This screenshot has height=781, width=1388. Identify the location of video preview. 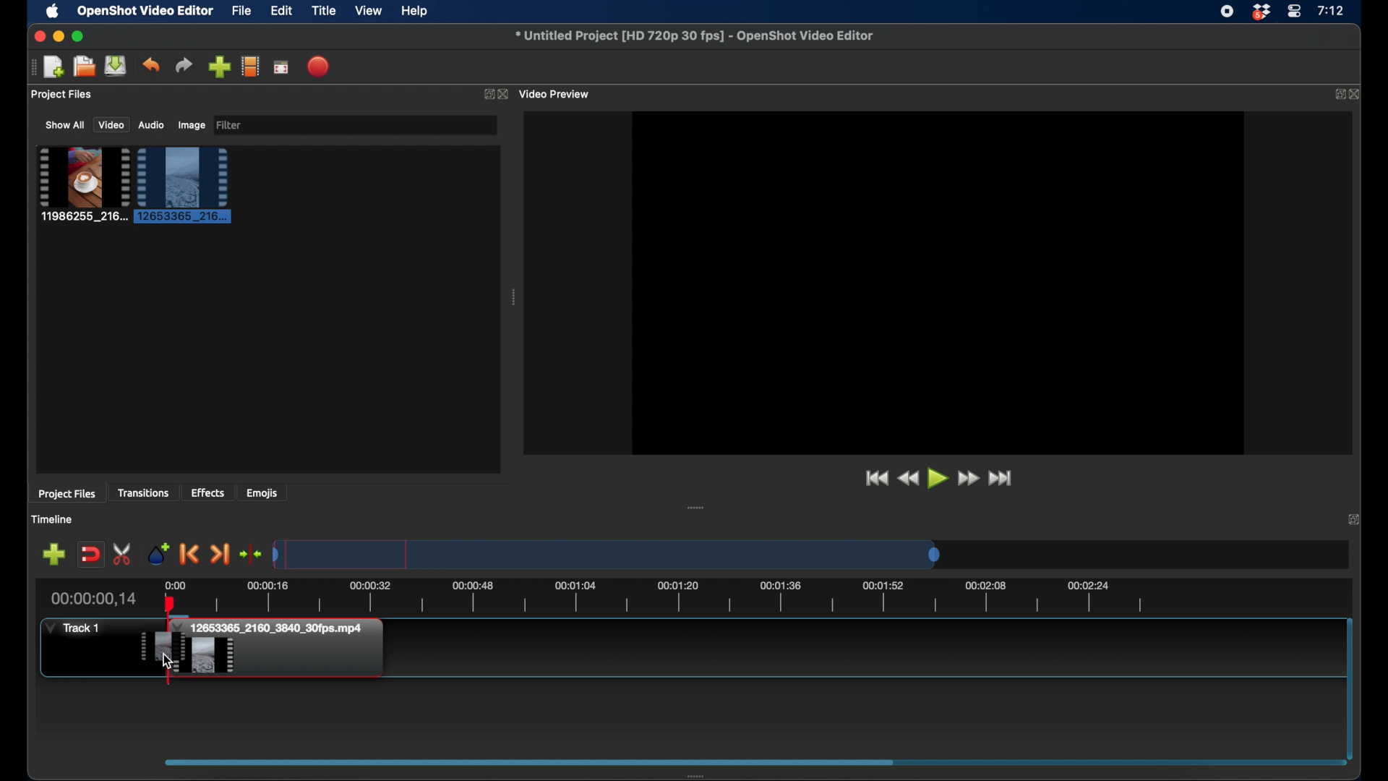
(559, 93).